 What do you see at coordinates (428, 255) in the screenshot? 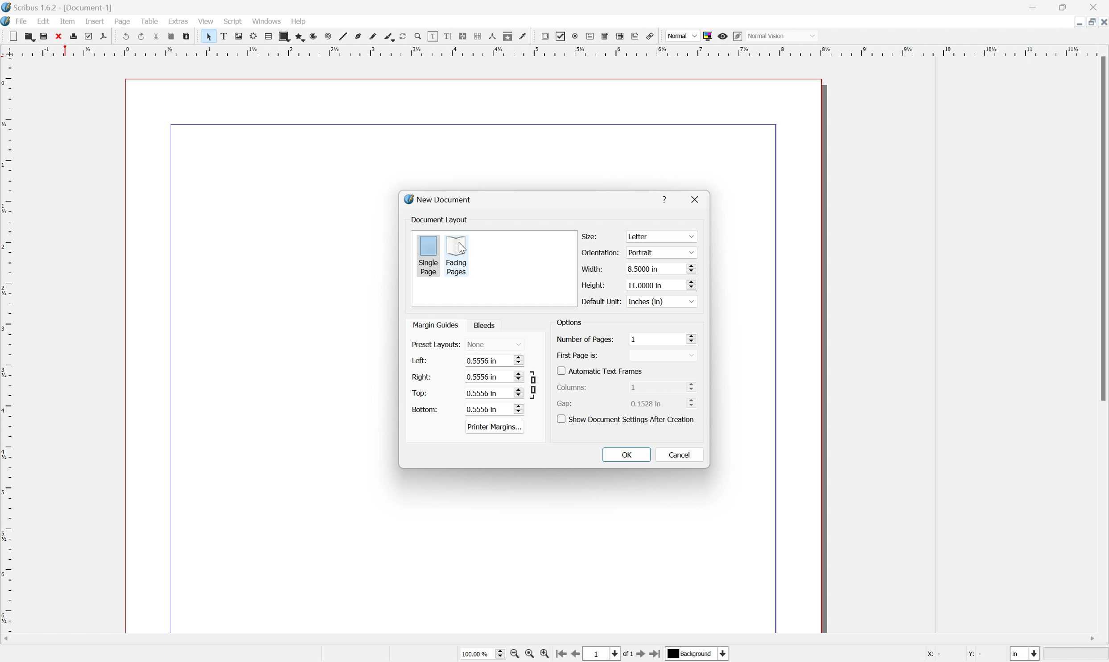
I see `single page` at bounding box center [428, 255].